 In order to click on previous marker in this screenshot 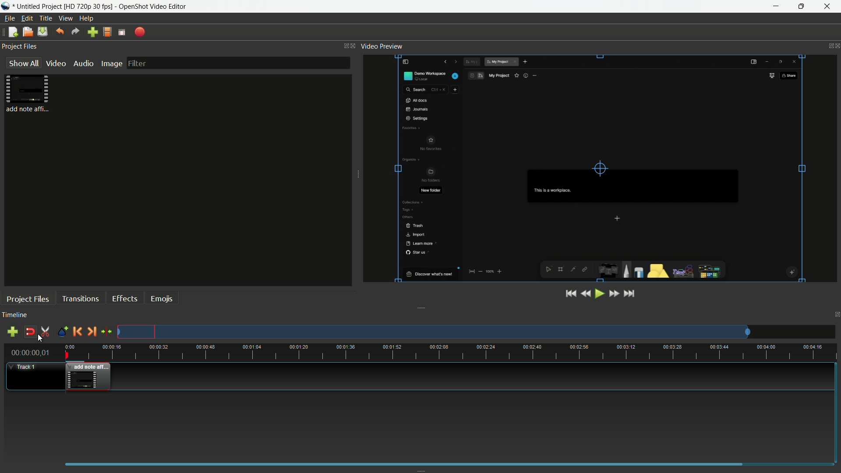, I will do `click(77, 331)`.